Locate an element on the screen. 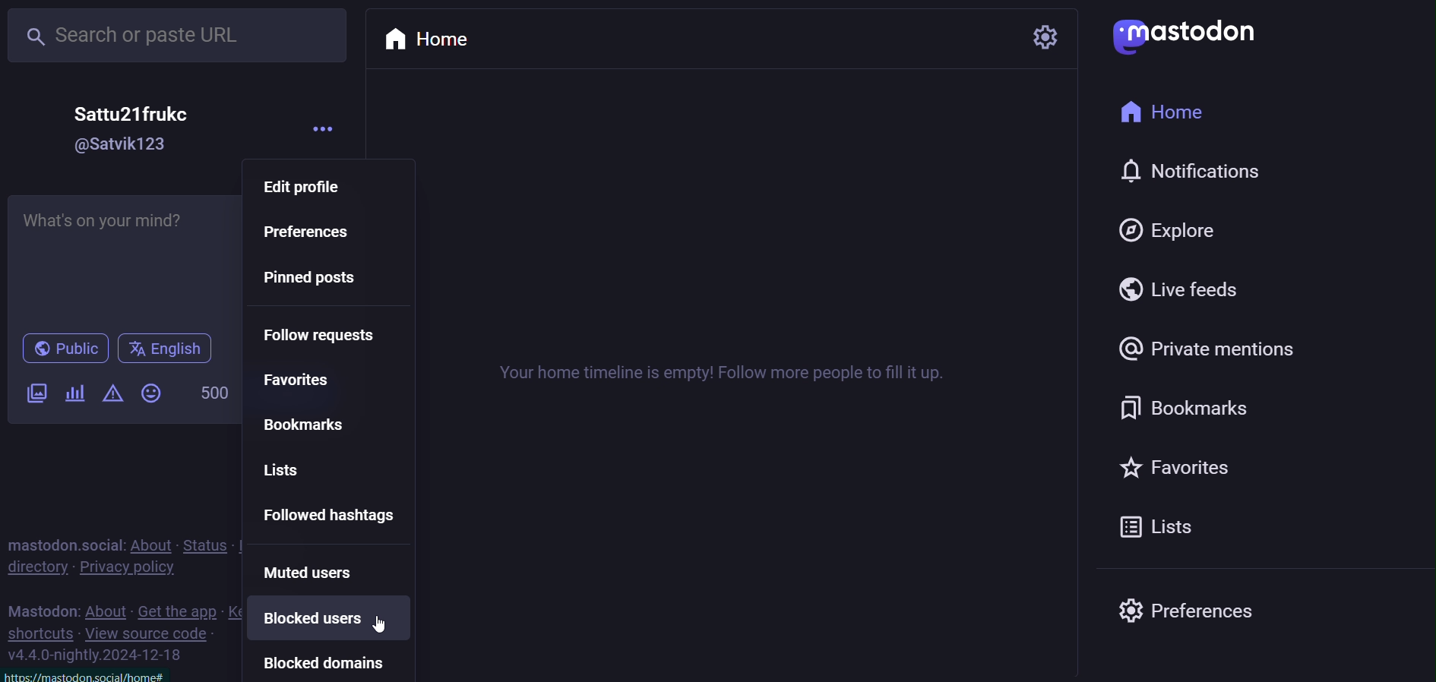 The height and width of the screenshot is (682, 1436). Your home timeline is empty! Follow more people to fill it up. is located at coordinates (720, 368).